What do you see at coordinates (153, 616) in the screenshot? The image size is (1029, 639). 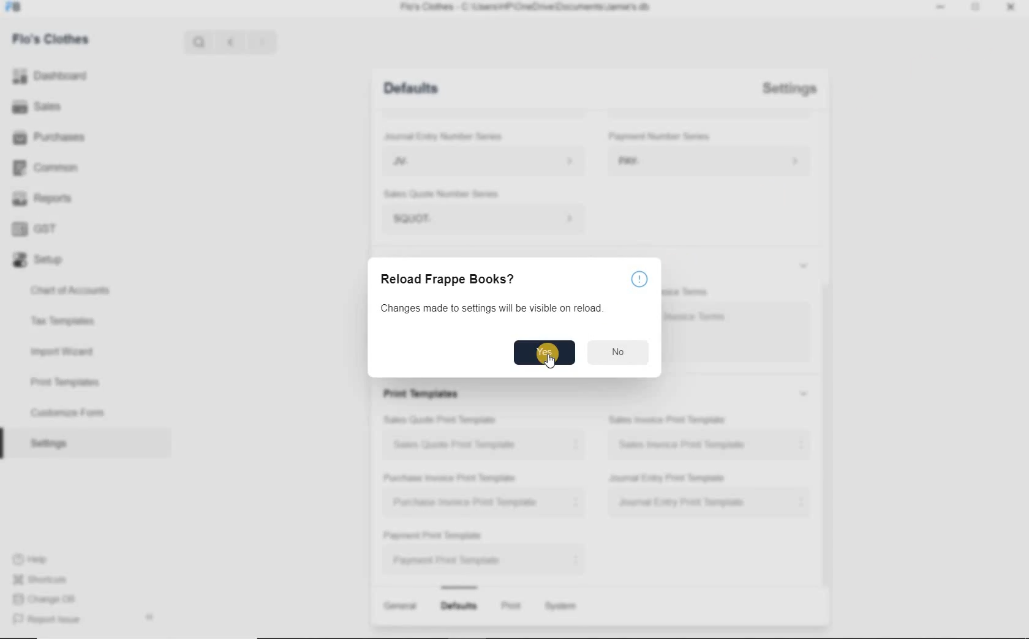 I see `Arrow` at bounding box center [153, 616].